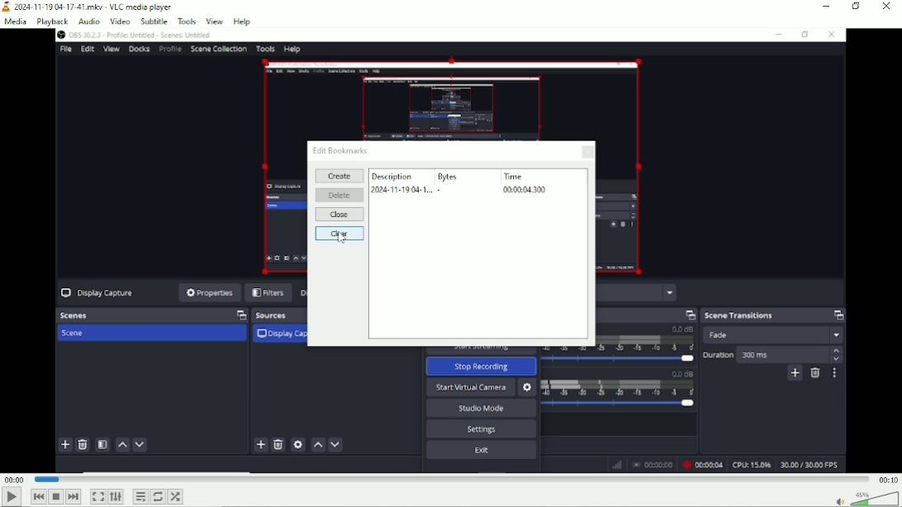  Describe the element at coordinates (340, 149) in the screenshot. I see `Edit bookmarks` at that location.